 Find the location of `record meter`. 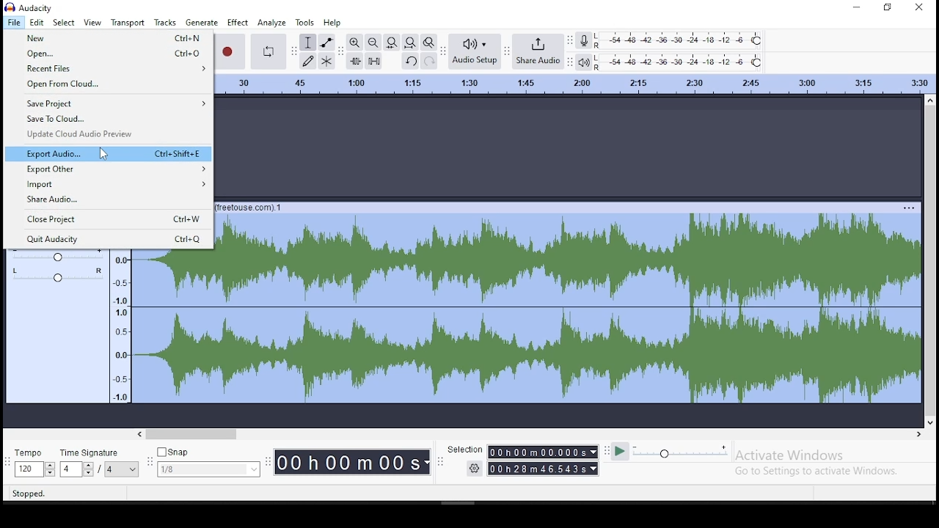

record meter is located at coordinates (584, 40).